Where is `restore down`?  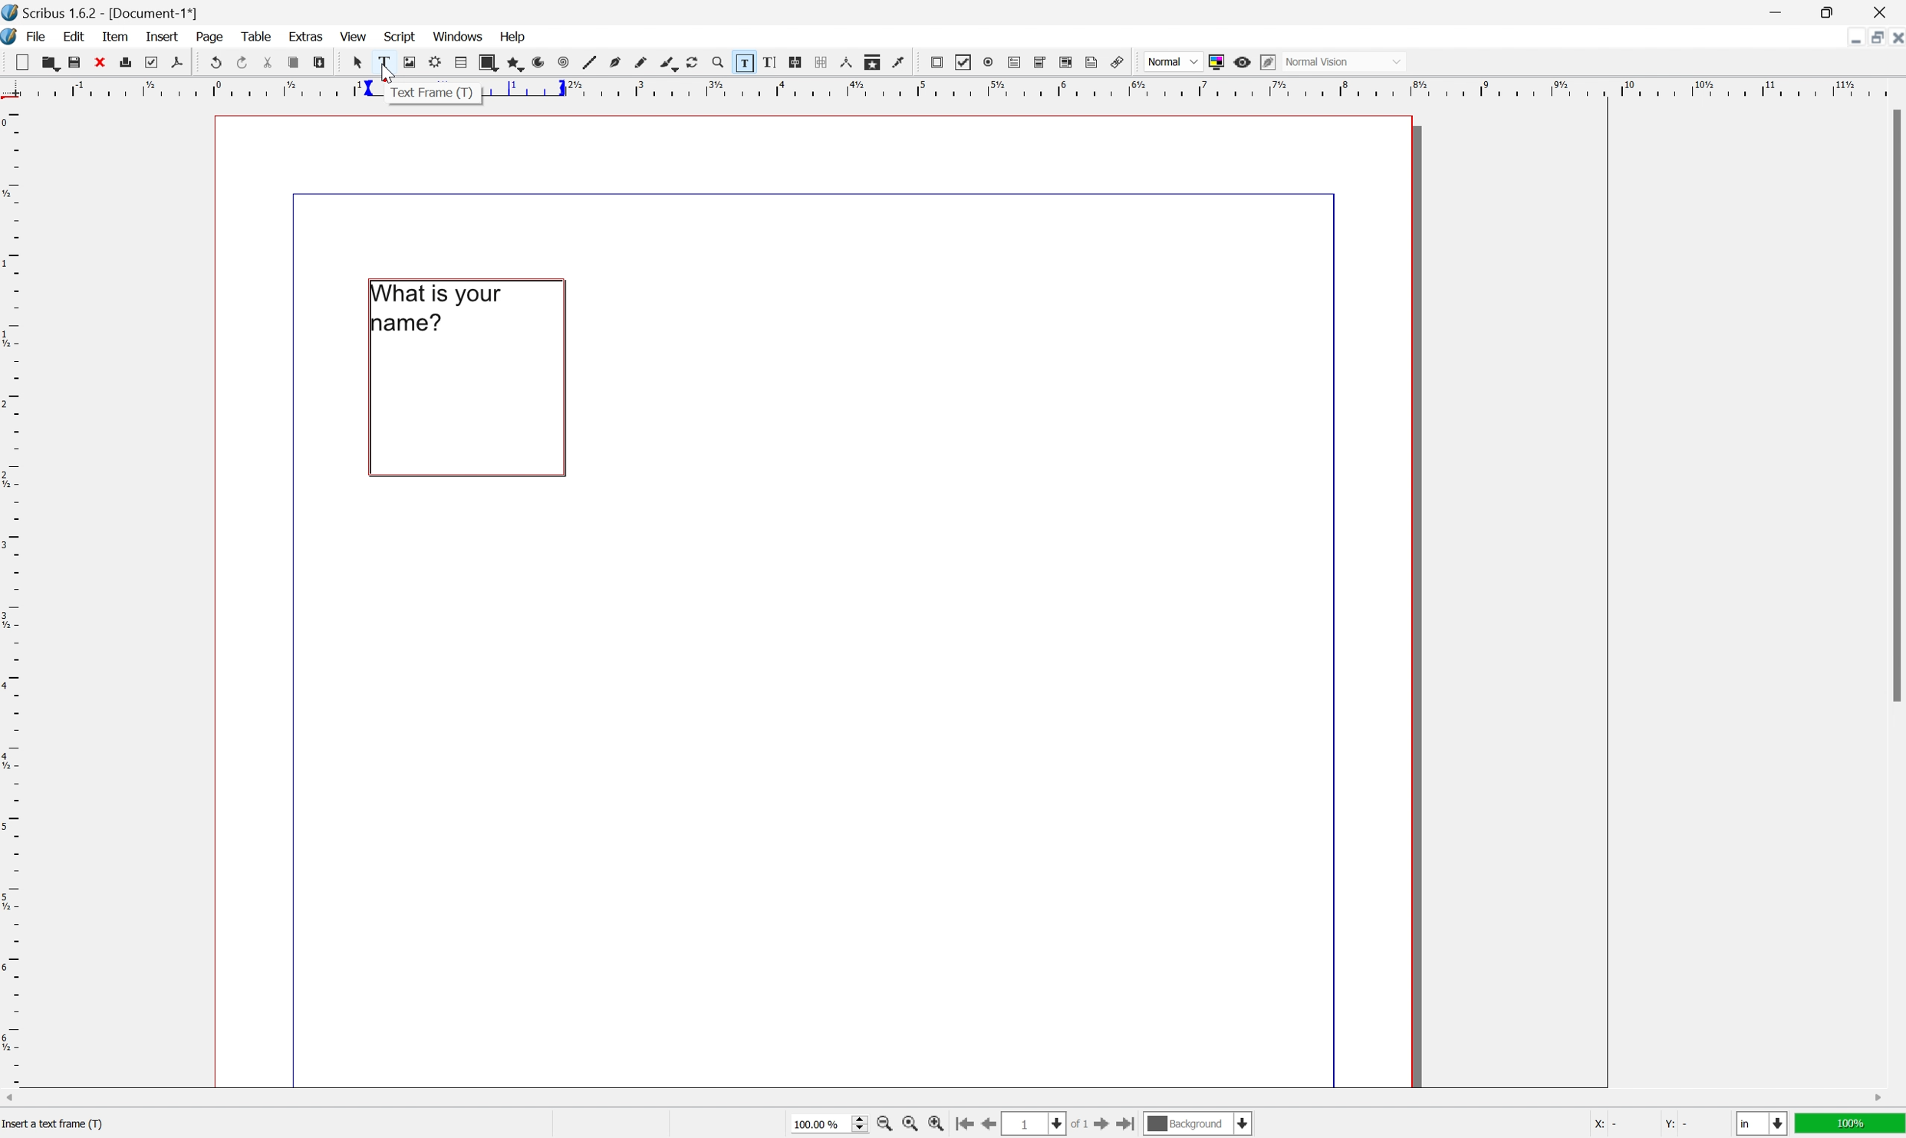
restore down is located at coordinates (1832, 12).